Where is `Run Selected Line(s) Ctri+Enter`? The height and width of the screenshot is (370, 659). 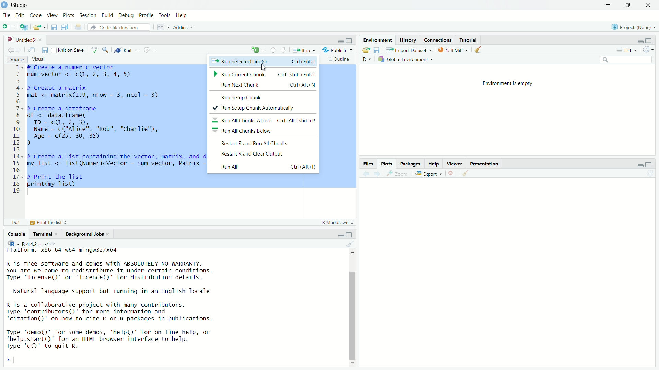
Run Selected Line(s) Ctri+Enter is located at coordinates (264, 61).